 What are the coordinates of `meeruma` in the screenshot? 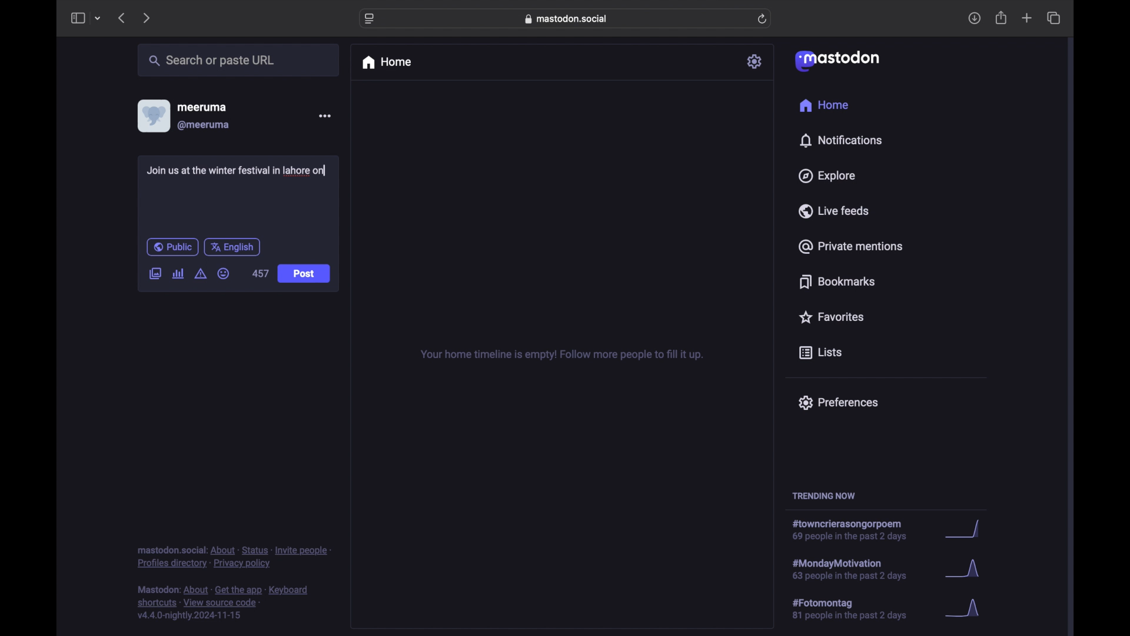 It's located at (202, 107).